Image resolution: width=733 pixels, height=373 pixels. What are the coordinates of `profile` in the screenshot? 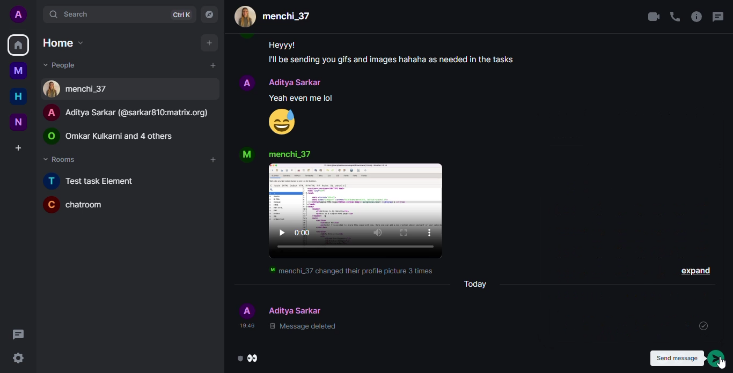 It's located at (245, 309).